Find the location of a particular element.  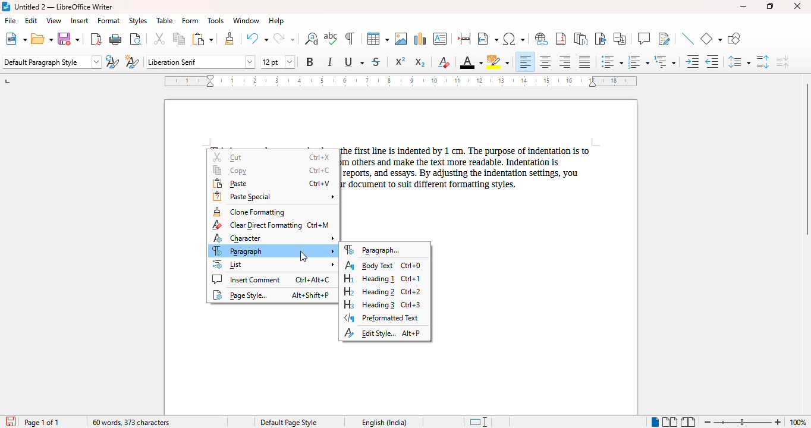

toggle ordered list is located at coordinates (639, 61).